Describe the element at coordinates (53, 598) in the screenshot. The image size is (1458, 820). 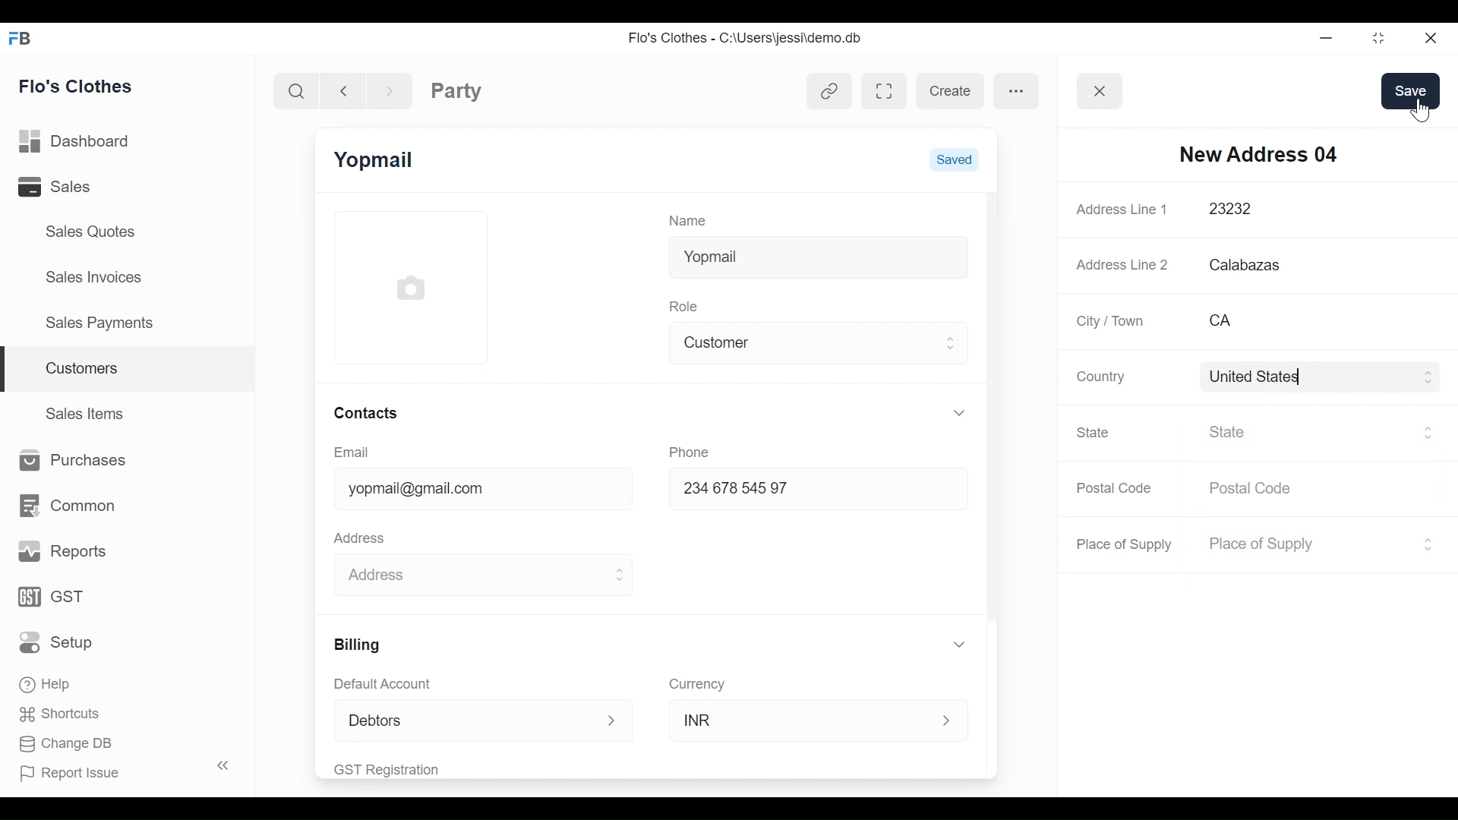
I see `GST` at that location.